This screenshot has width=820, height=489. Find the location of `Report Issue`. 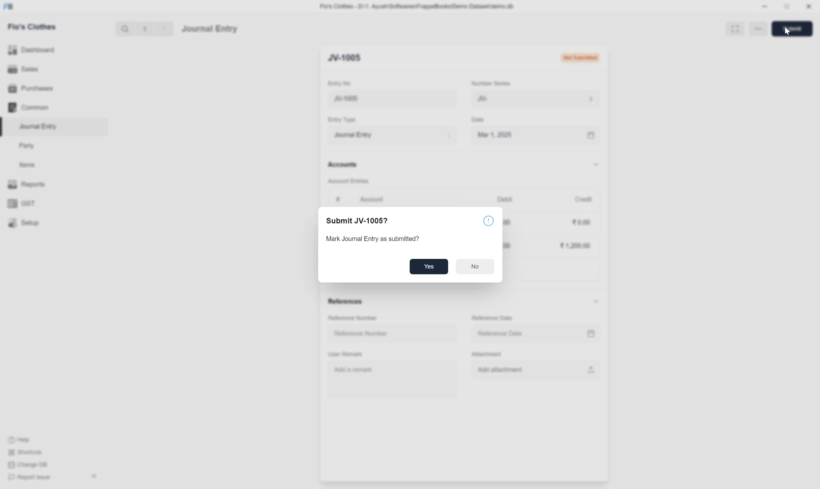

Report Issue is located at coordinates (32, 478).